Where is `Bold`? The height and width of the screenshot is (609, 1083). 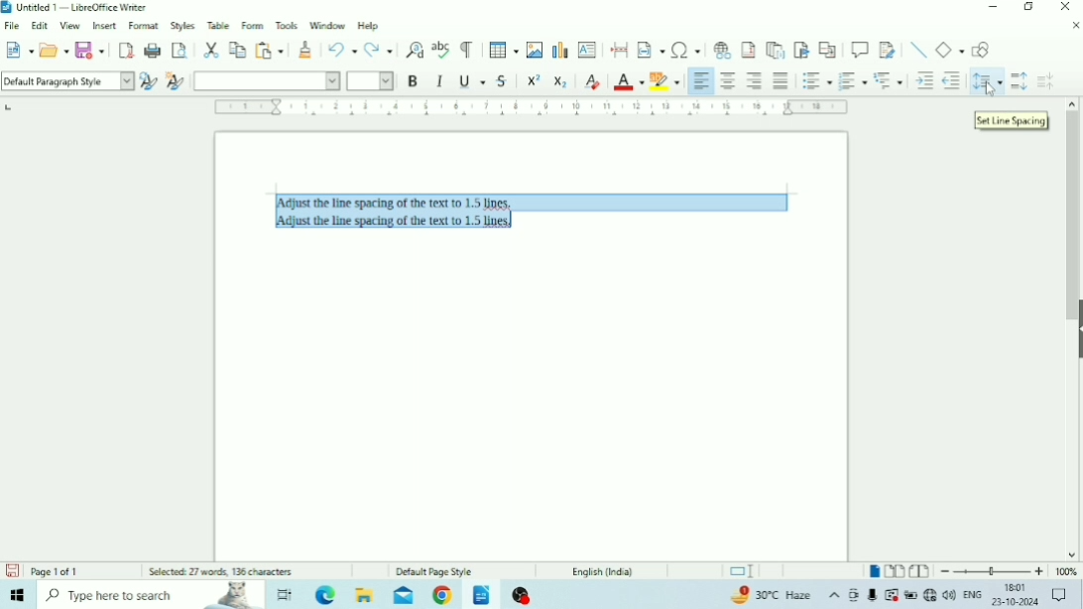
Bold is located at coordinates (414, 81).